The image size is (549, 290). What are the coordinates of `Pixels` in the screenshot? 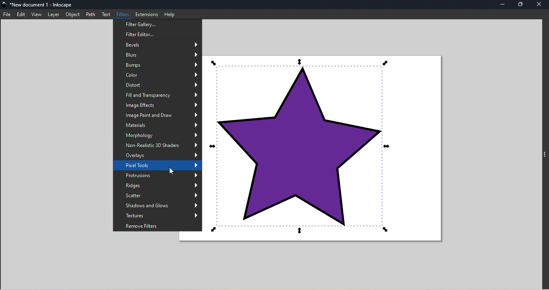 It's located at (157, 165).